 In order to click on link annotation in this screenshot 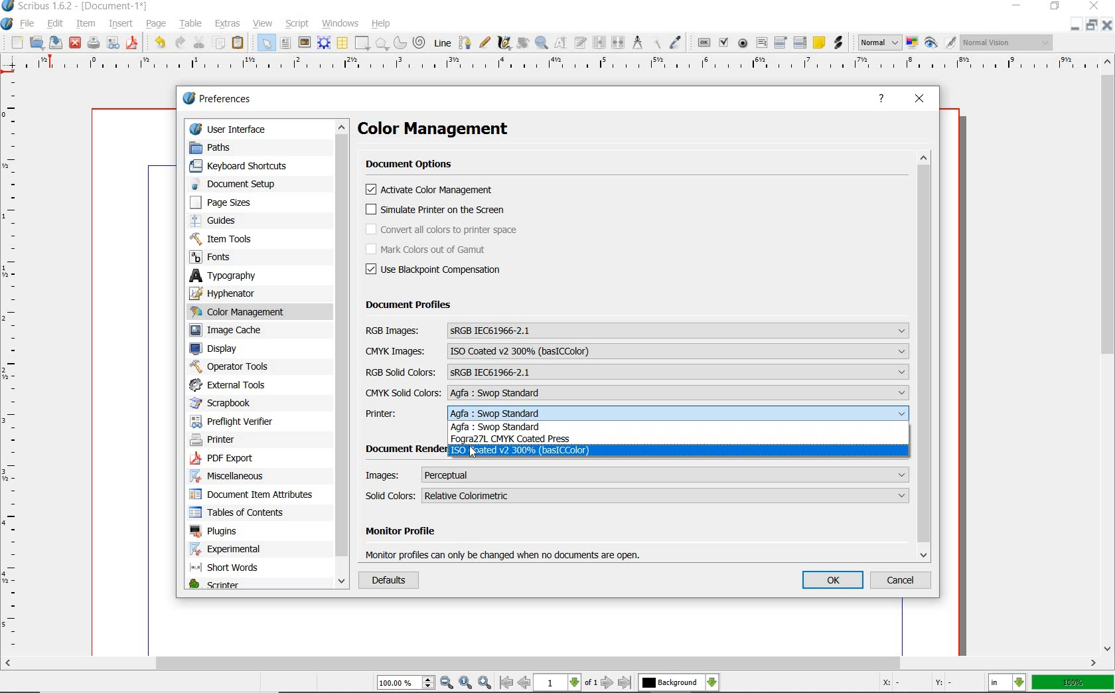, I will do `click(839, 43)`.